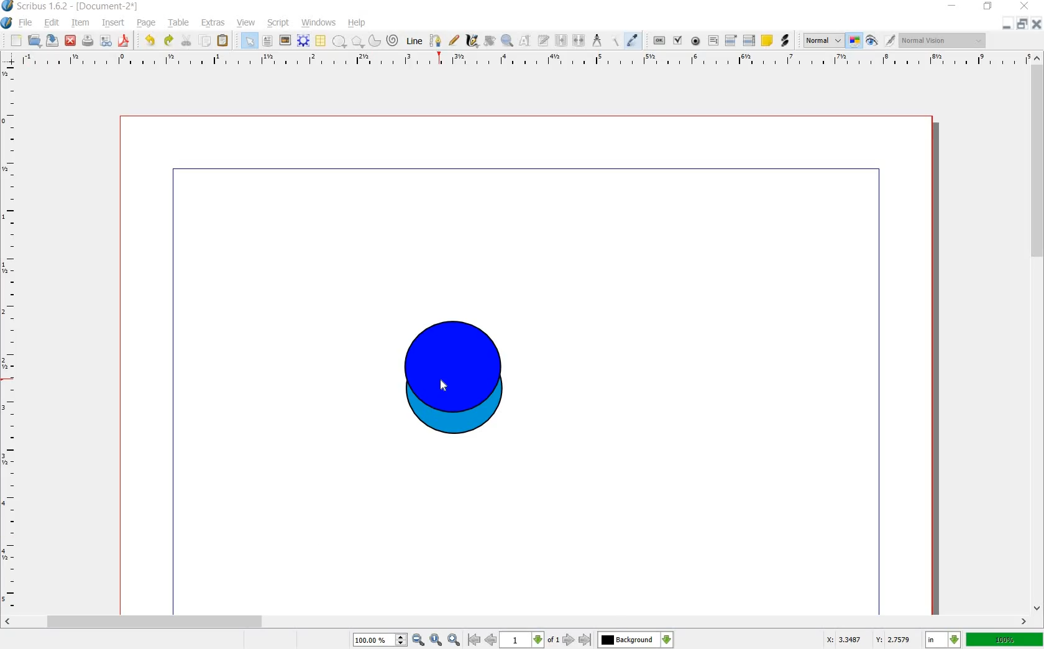 The width and height of the screenshot is (1044, 649). What do you see at coordinates (357, 42) in the screenshot?
I see `polygon` at bounding box center [357, 42].